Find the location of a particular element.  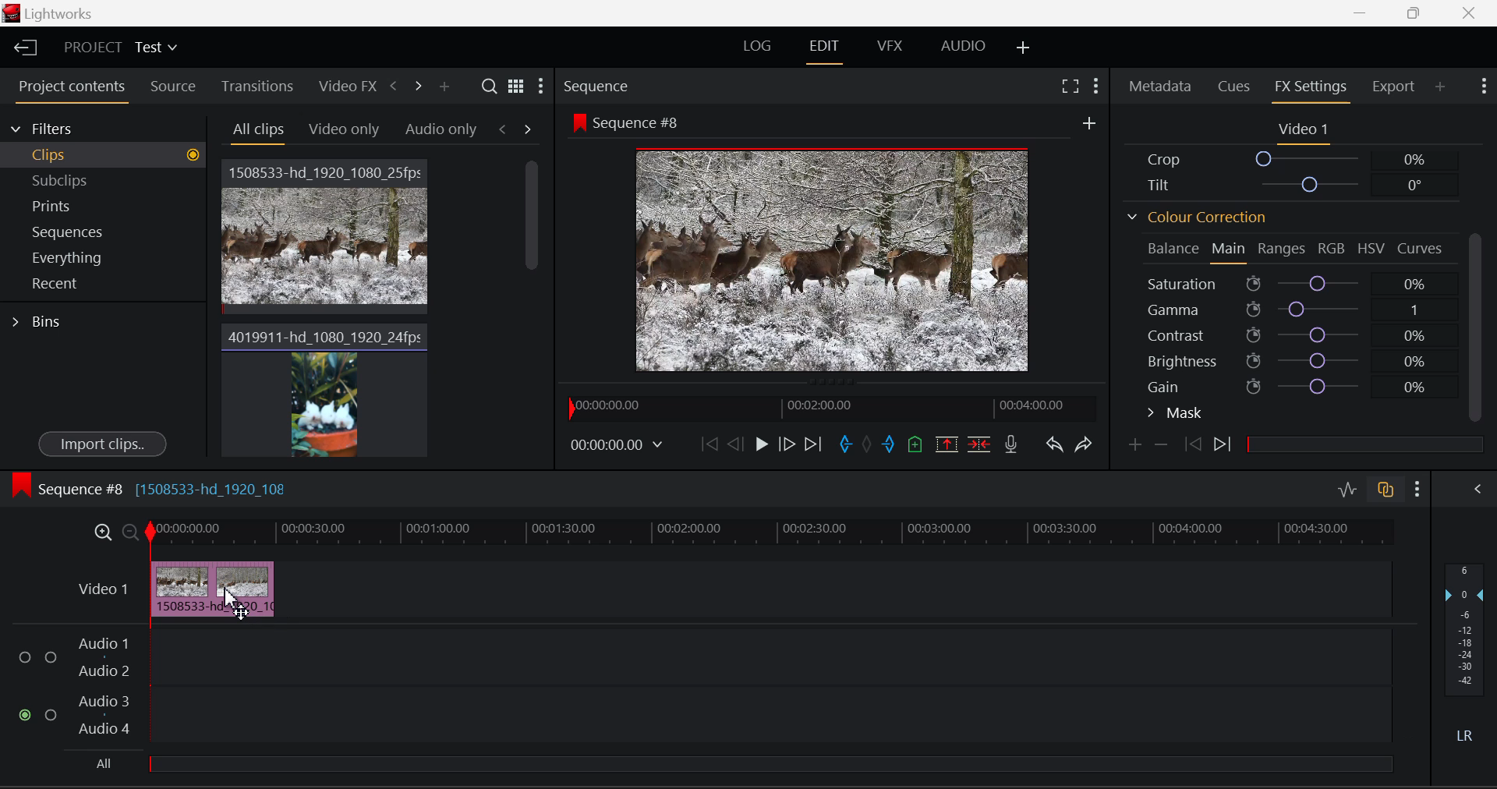

Minimize Timeline is located at coordinates (129, 532).